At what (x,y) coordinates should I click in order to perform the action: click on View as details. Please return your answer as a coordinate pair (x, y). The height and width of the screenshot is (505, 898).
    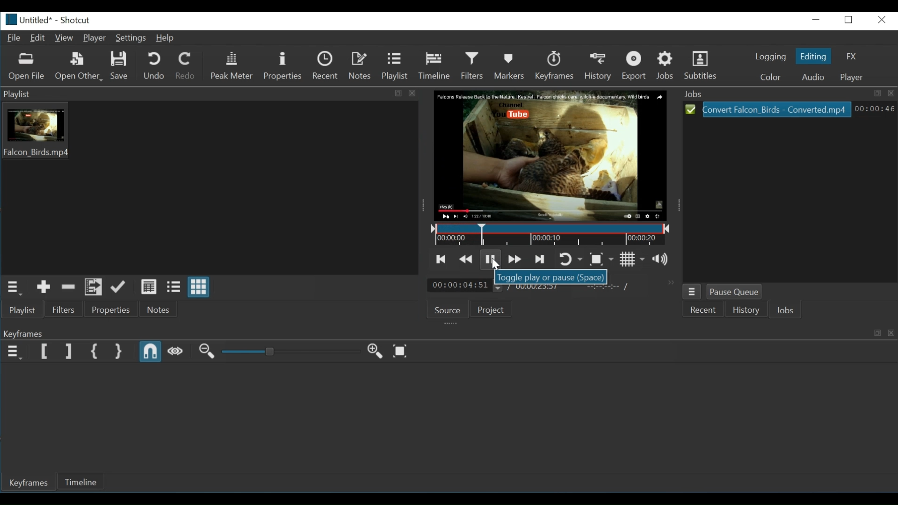
    Looking at the image, I should click on (149, 288).